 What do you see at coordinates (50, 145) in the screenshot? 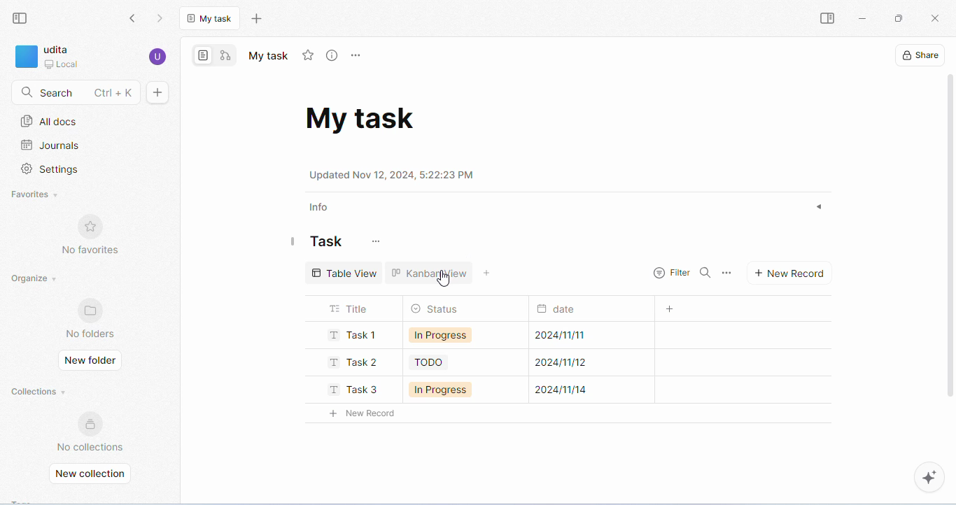
I see `journals` at bounding box center [50, 145].